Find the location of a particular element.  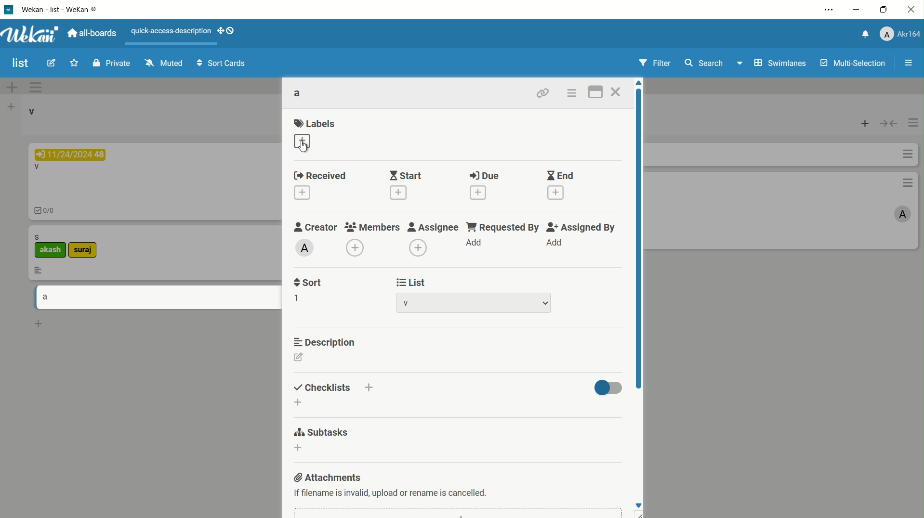

subtasks is located at coordinates (321, 432).